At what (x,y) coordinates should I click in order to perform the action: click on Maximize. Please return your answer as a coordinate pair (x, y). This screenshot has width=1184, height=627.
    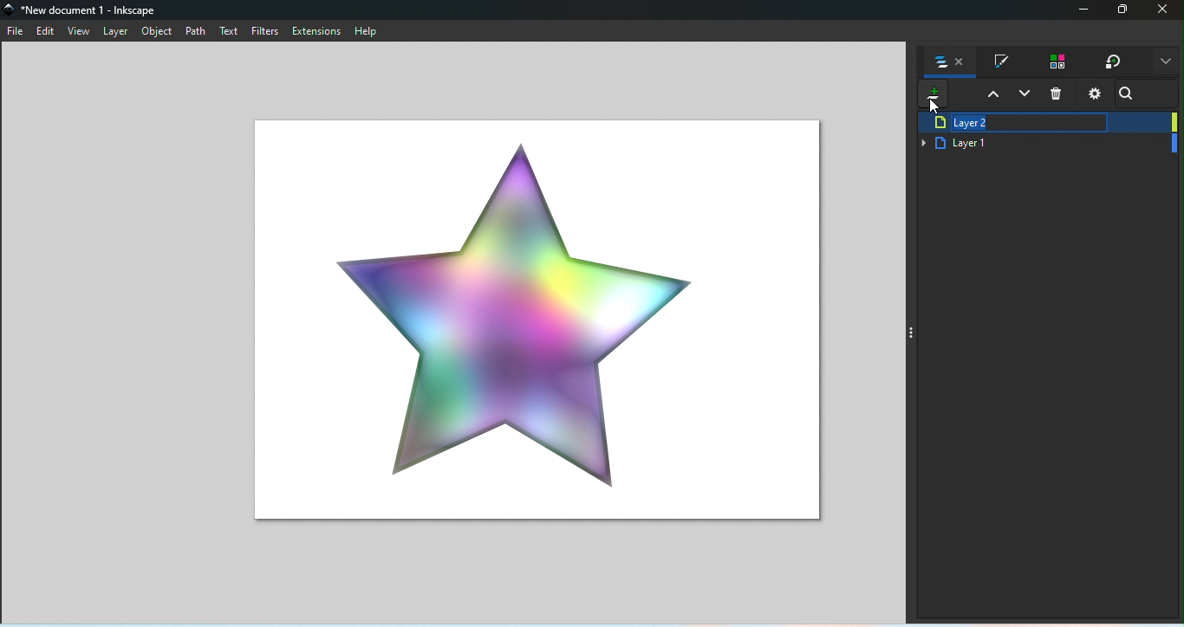
    Looking at the image, I should click on (1124, 11).